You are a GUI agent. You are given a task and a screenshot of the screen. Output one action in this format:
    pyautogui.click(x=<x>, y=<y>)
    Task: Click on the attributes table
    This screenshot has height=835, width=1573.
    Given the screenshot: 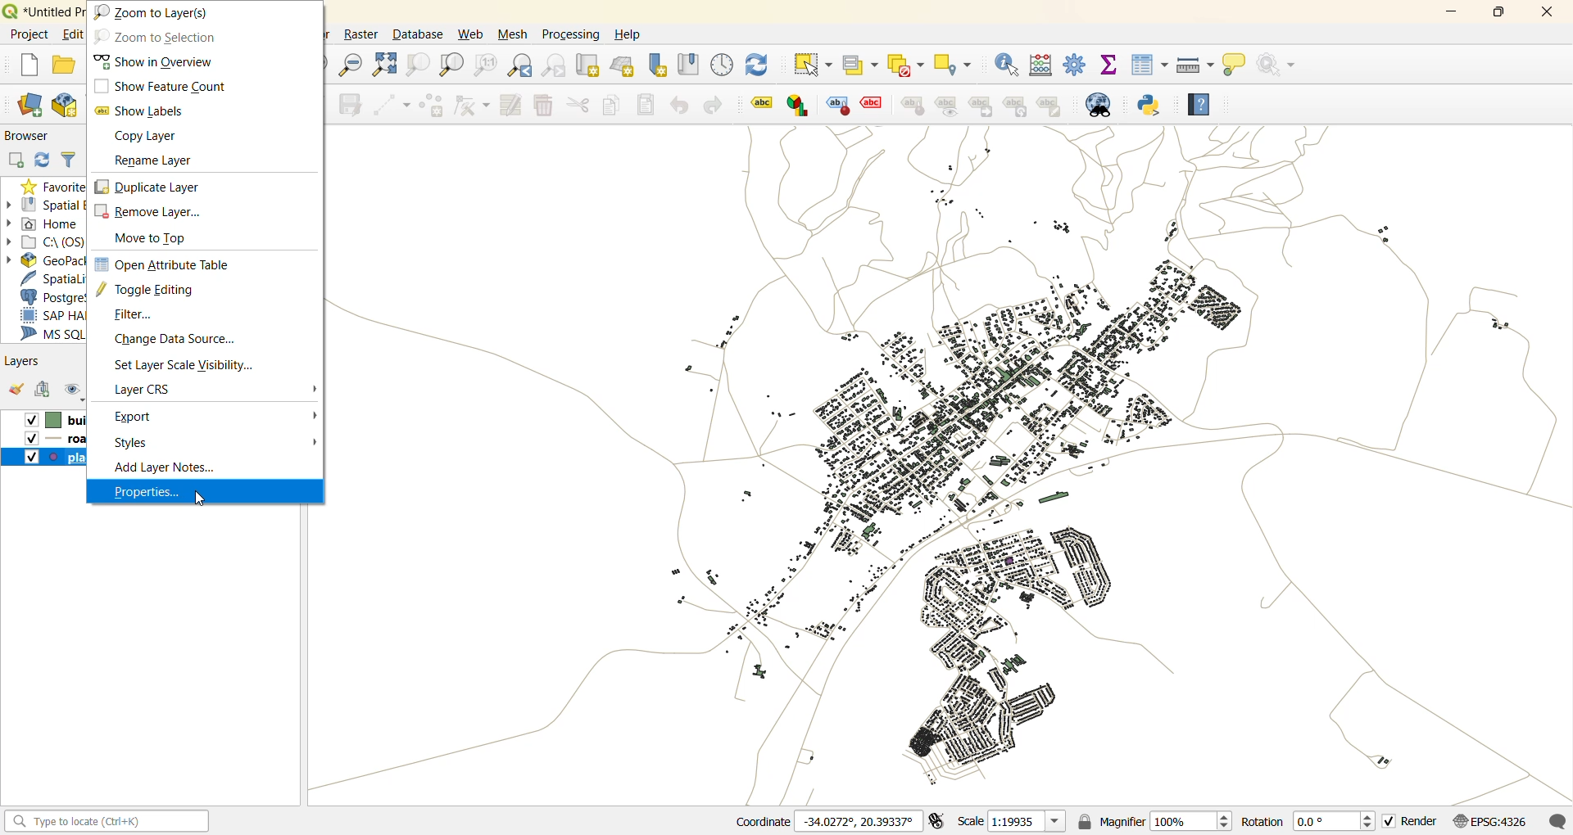 What is the action you would take?
    pyautogui.click(x=1148, y=65)
    